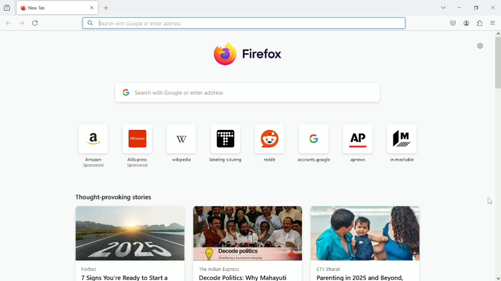 This screenshot has width=501, height=281. Describe the element at coordinates (249, 90) in the screenshot. I see `search with google enter address` at that location.